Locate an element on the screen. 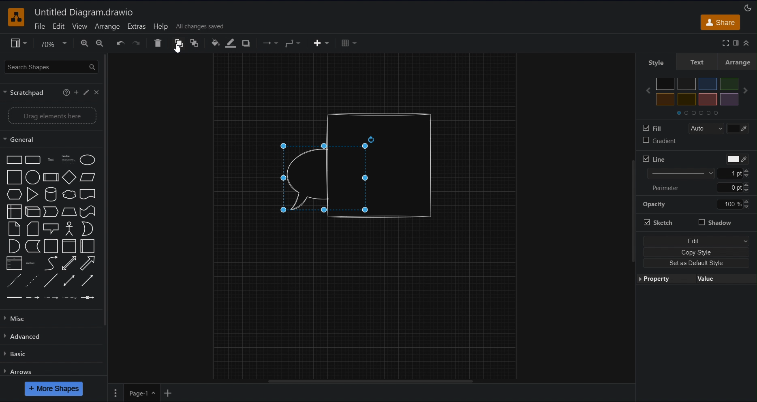 This screenshot has height=402, width=757. Line is located at coordinates (51, 281).